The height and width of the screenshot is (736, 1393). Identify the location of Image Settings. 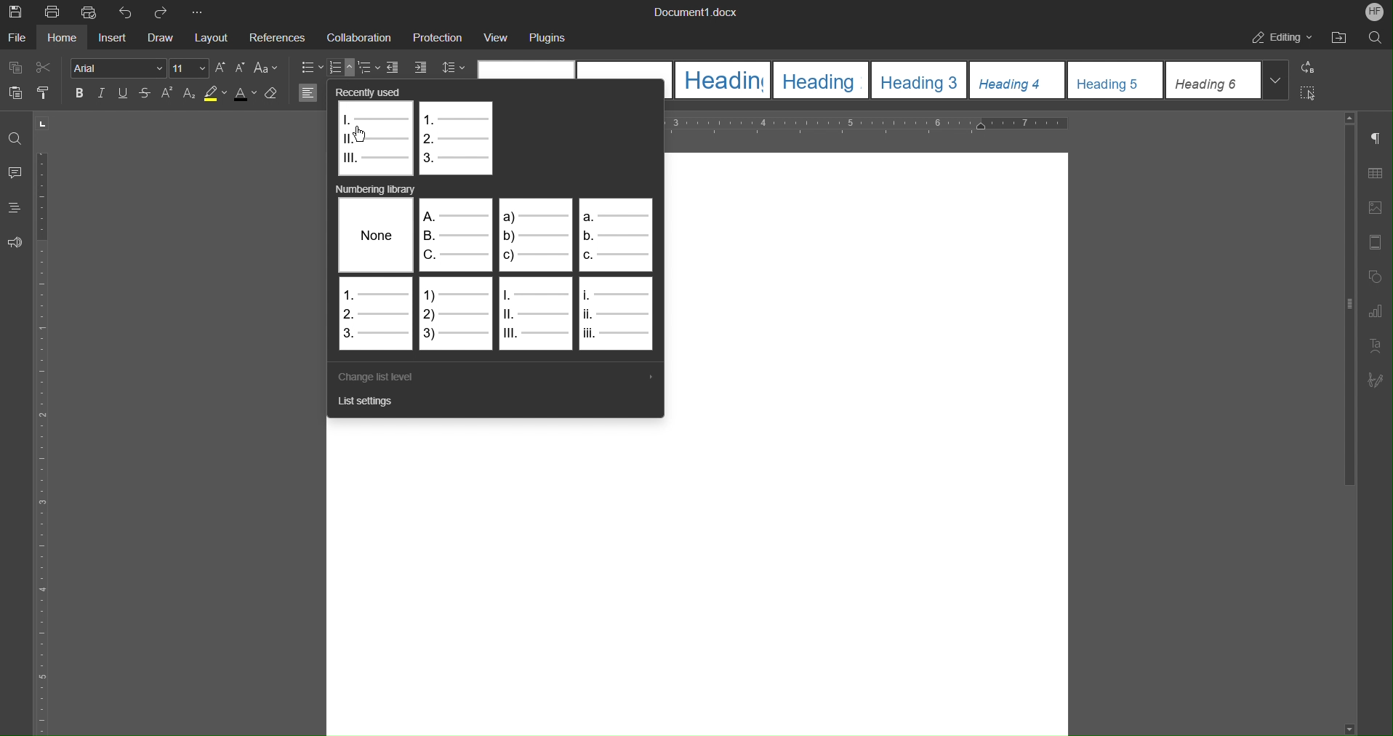
(1374, 207).